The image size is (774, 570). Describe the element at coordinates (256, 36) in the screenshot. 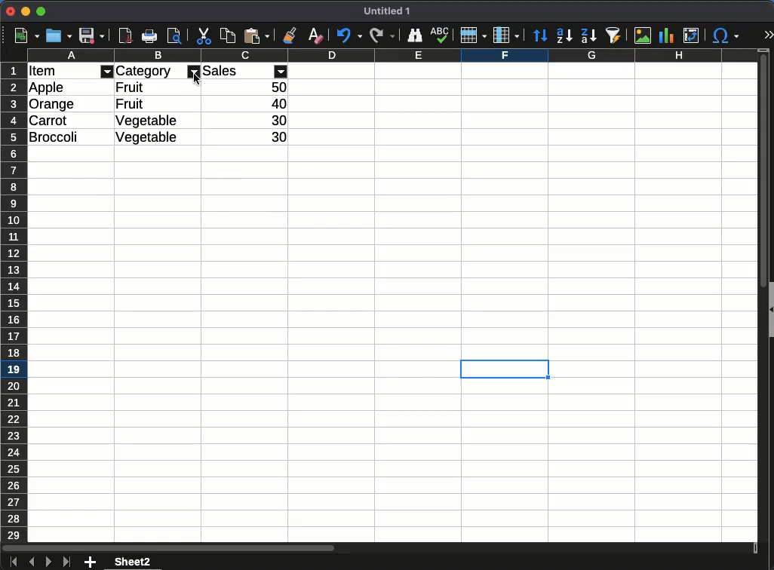

I see `paste` at that location.